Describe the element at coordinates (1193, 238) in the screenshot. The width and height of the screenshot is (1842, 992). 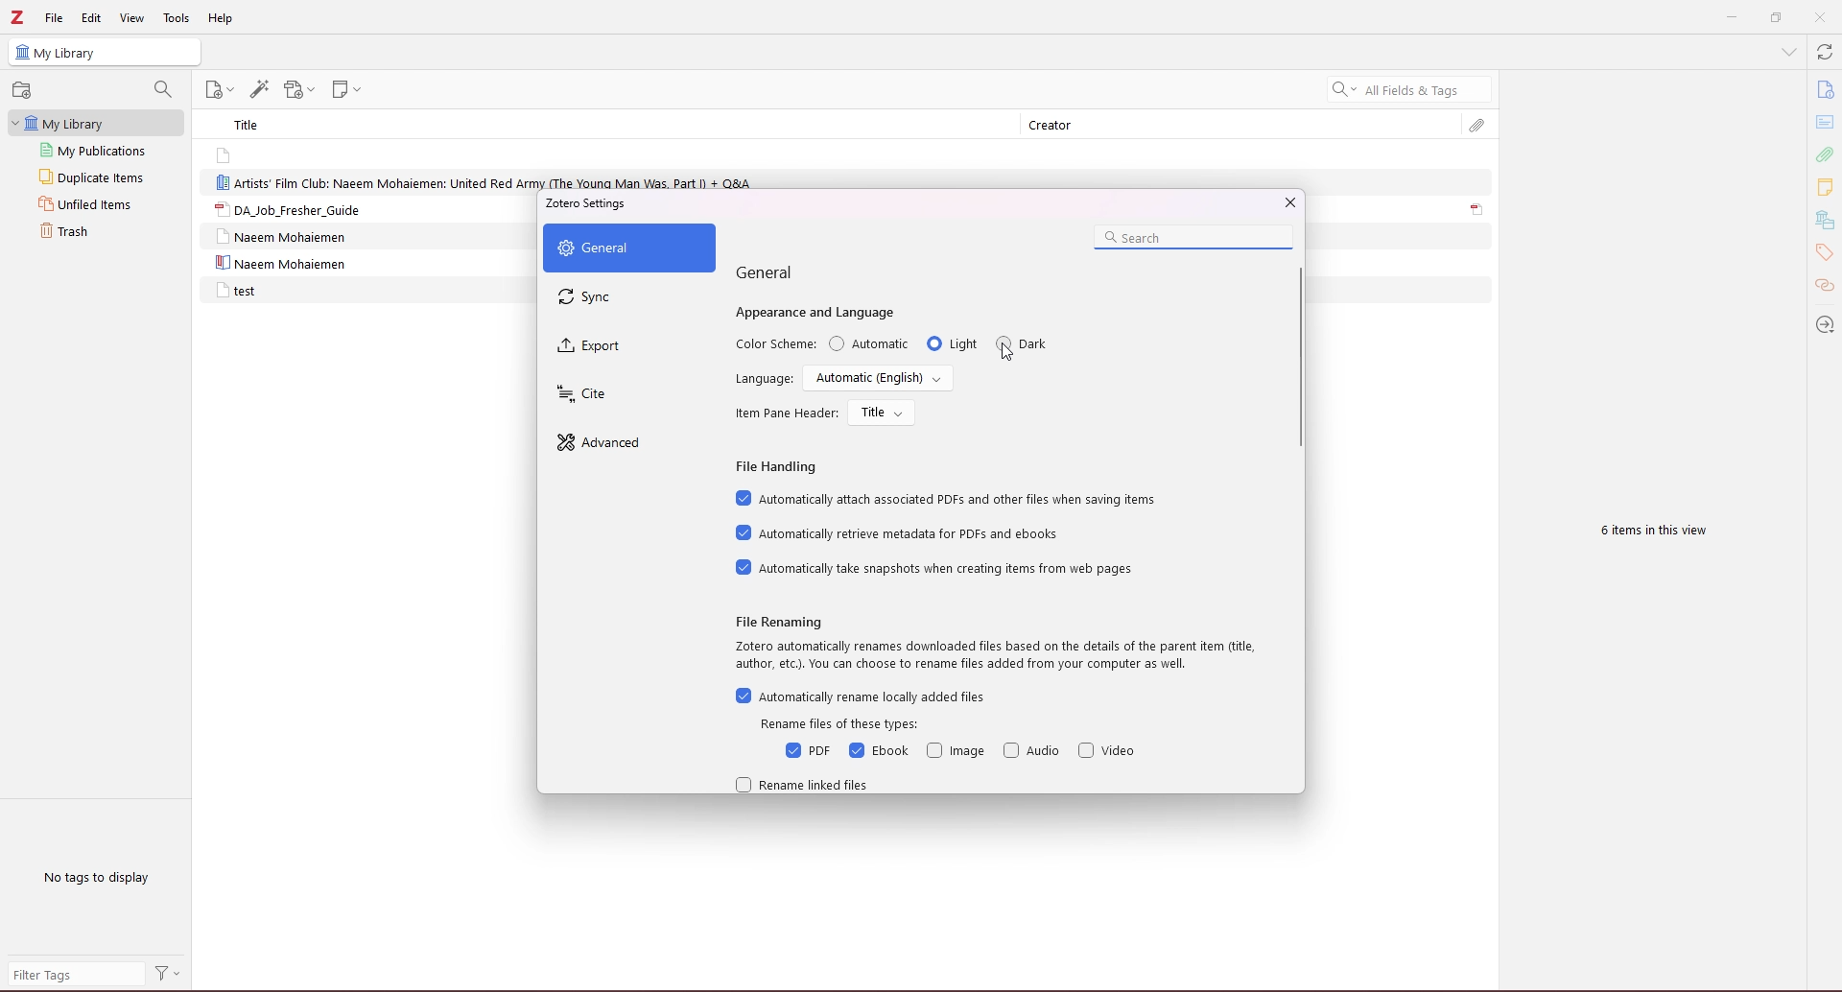
I see `search bar` at that location.